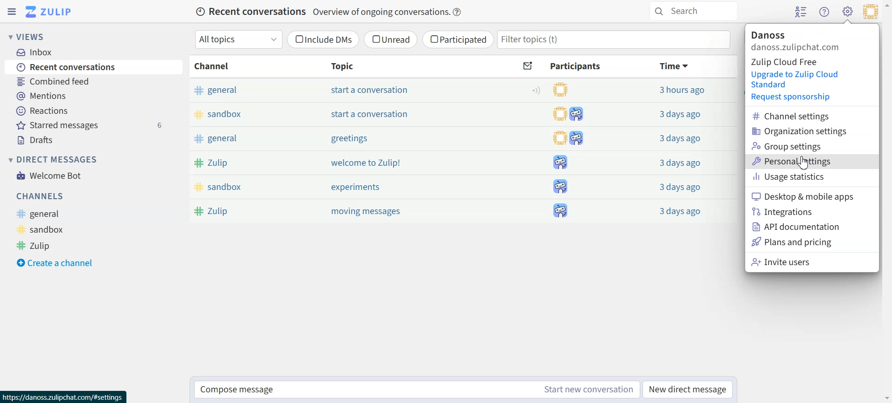  What do you see at coordinates (678, 212) in the screenshot?
I see `3 days ago` at bounding box center [678, 212].